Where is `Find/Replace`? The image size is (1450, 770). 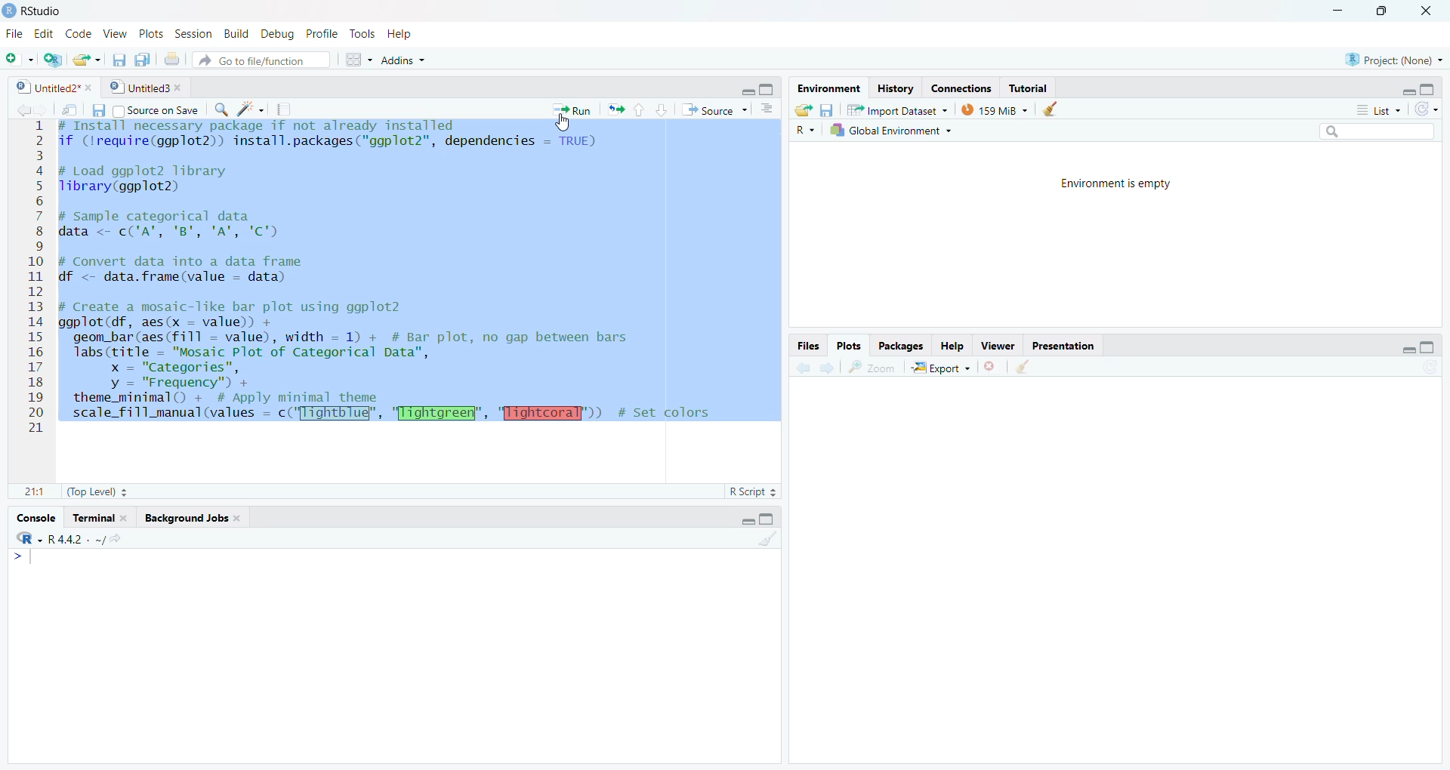
Find/Replace is located at coordinates (221, 109).